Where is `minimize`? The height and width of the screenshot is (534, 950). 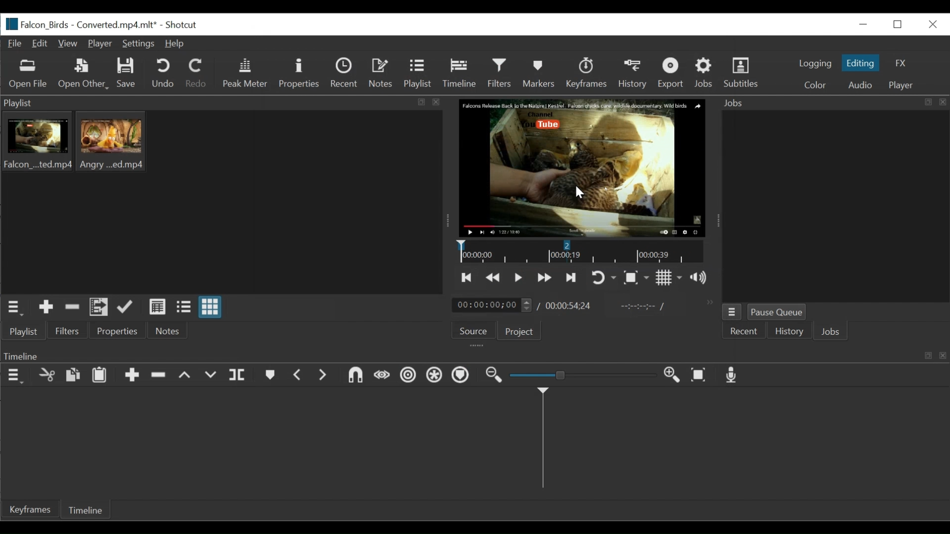
minimize is located at coordinates (862, 24).